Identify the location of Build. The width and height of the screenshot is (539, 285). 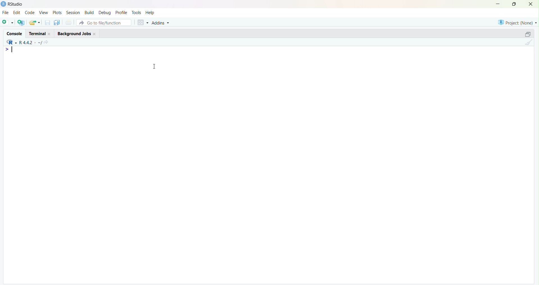
(90, 12).